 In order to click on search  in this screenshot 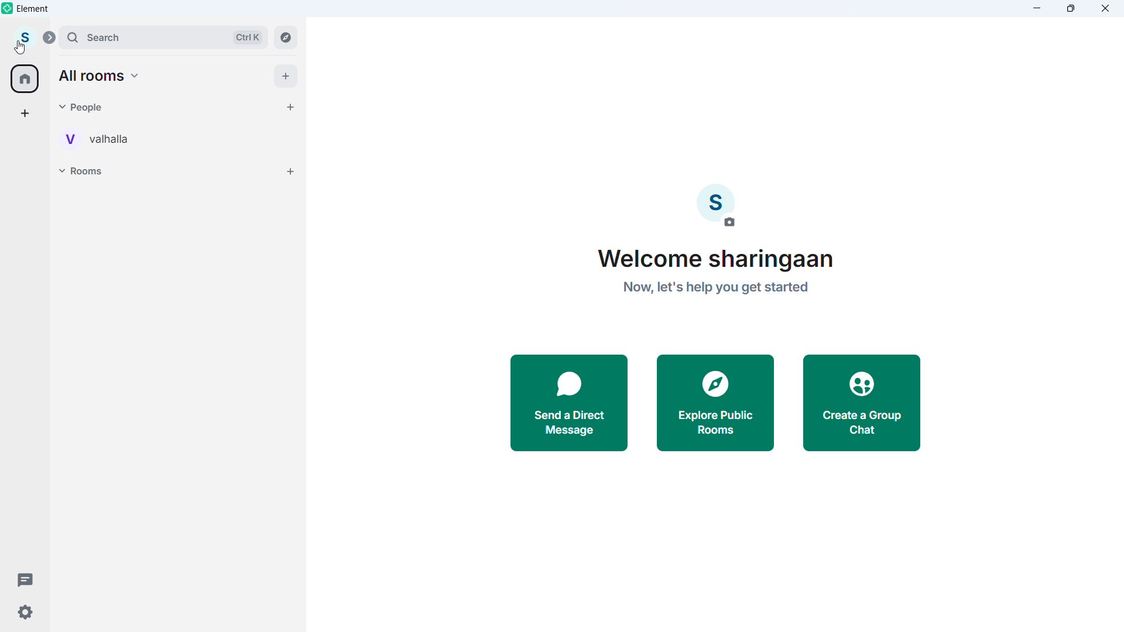, I will do `click(162, 38)`.